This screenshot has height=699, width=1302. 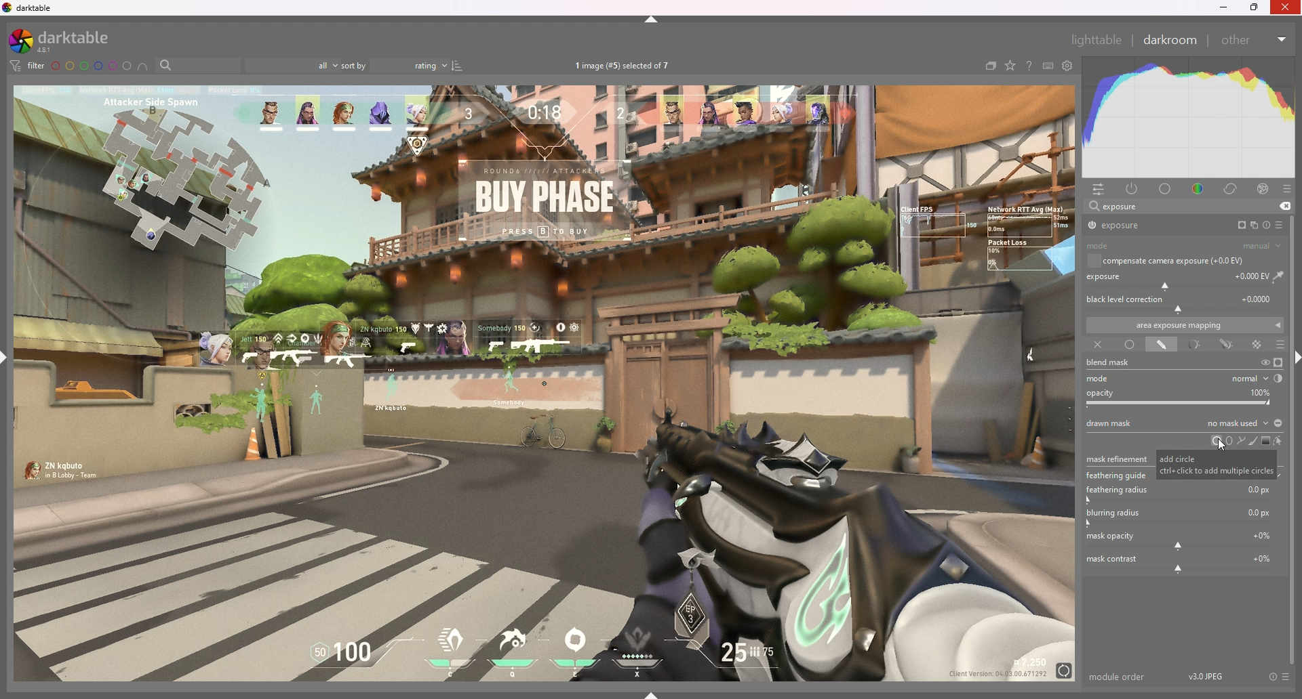 What do you see at coordinates (293, 66) in the screenshot?
I see `filter by images rating` at bounding box center [293, 66].